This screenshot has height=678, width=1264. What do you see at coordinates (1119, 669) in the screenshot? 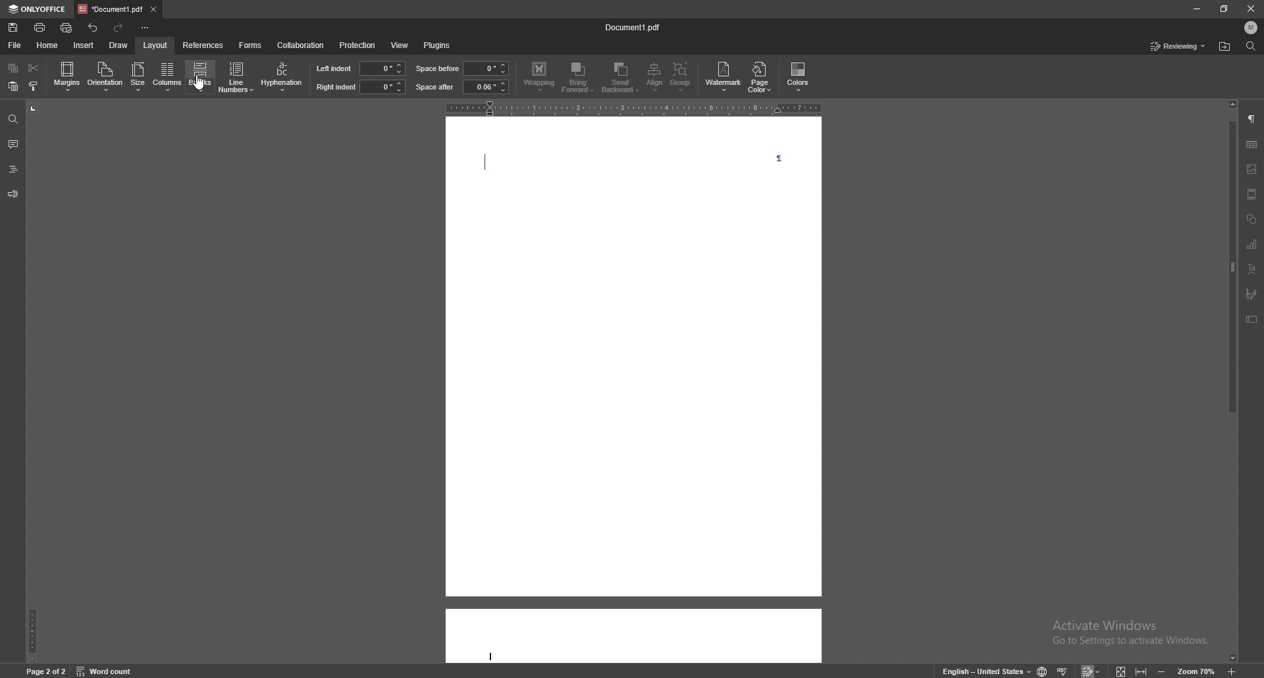
I see `fit to screen` at bounding box center [1119, 669].